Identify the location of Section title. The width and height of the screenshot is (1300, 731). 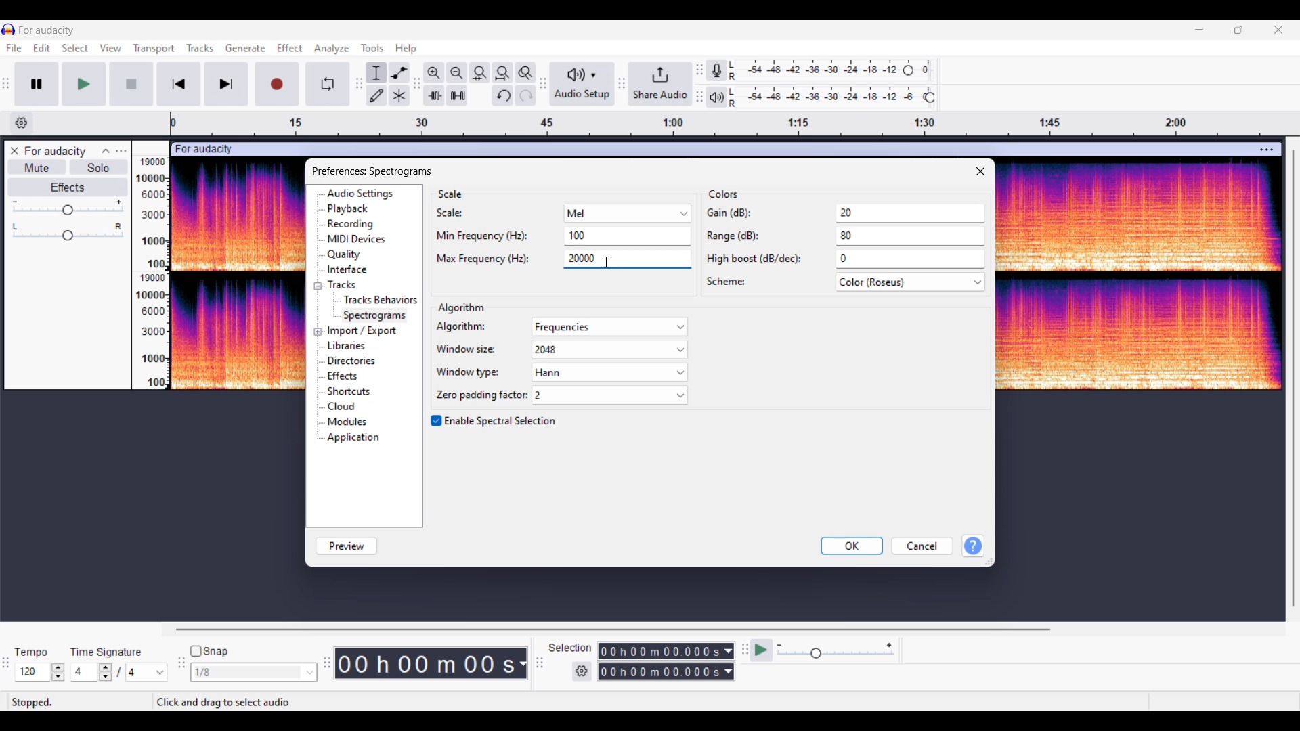
(451, 194).